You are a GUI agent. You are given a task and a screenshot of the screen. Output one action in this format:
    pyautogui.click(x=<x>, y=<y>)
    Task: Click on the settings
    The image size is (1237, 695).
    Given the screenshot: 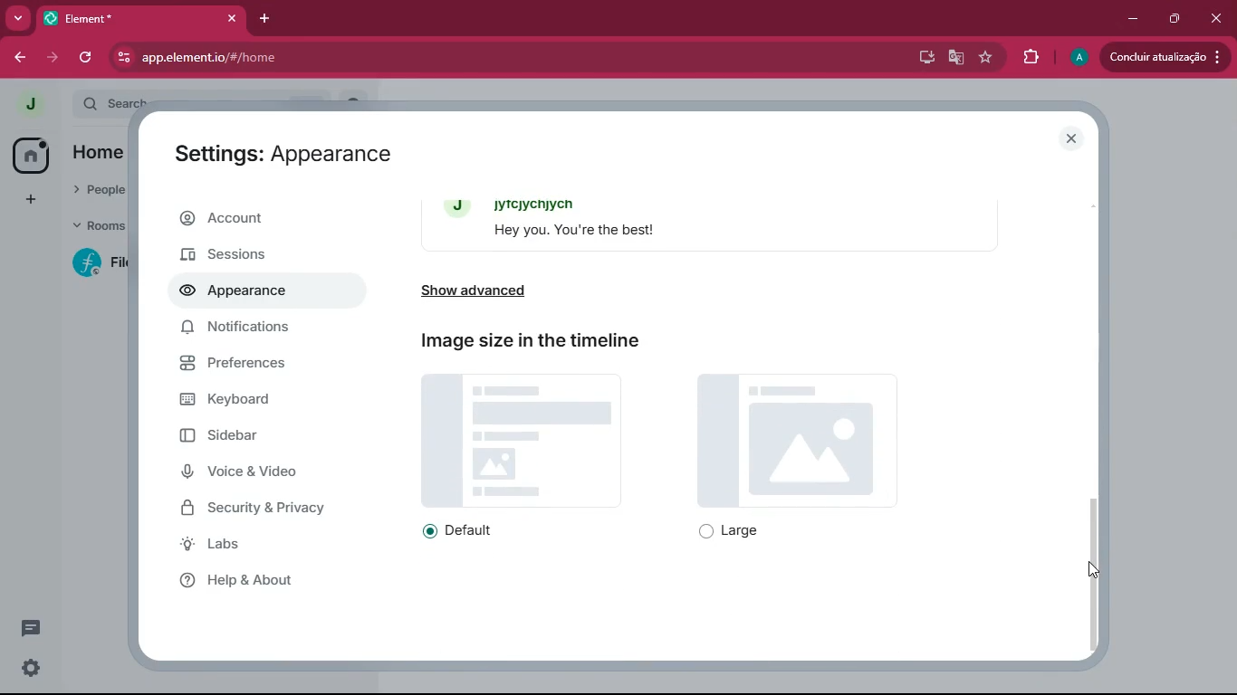 What is the action you would take?
    pyautogui.click(x=30, y=667)
    